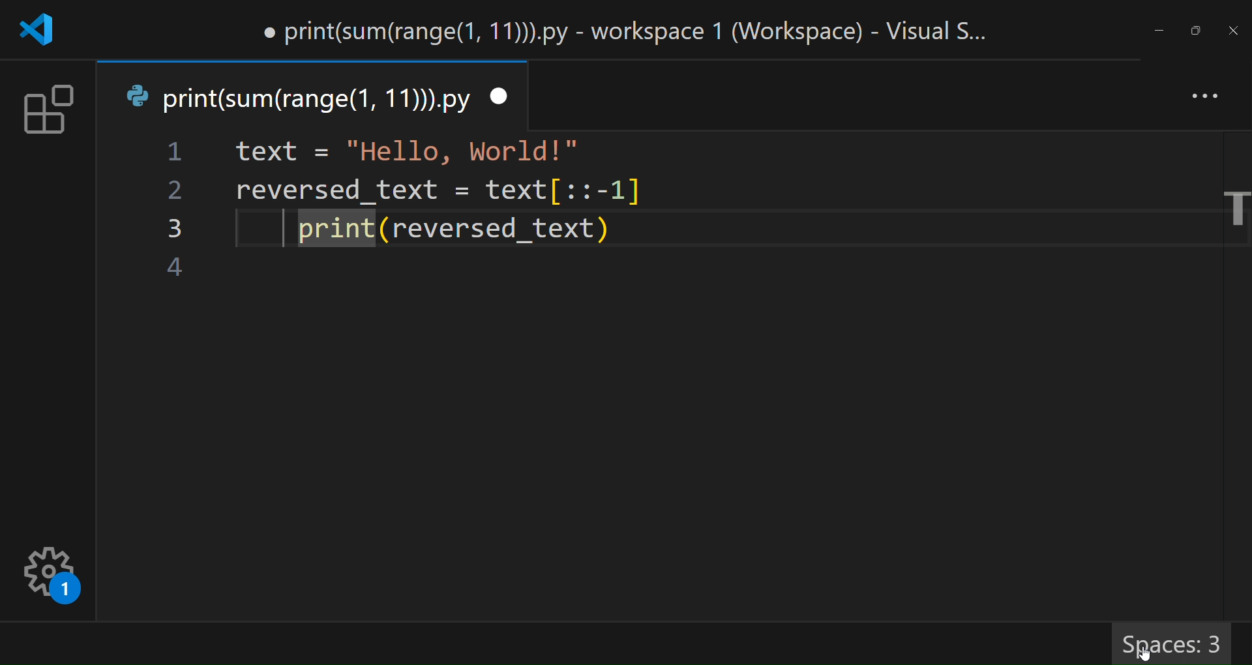  Describe the element at coordinates (1232, 30) in the screenshot. I see `close` at that location.